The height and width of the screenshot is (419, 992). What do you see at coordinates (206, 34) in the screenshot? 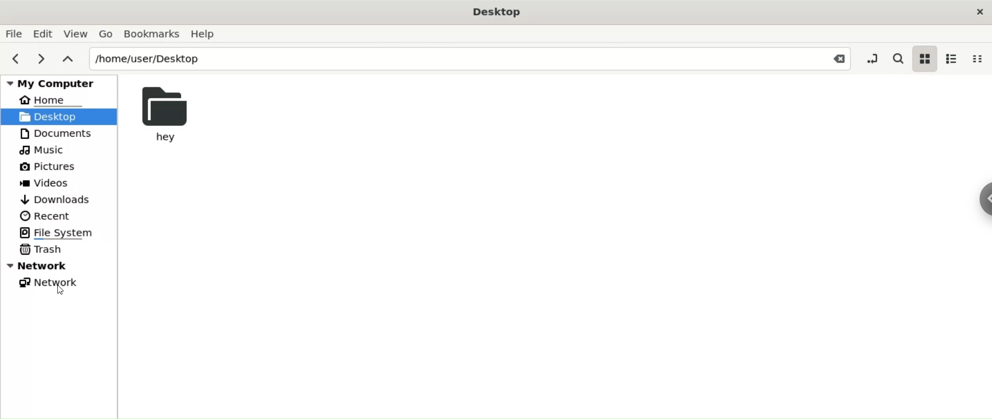
I see `Help` at bounding box center [206, 34].